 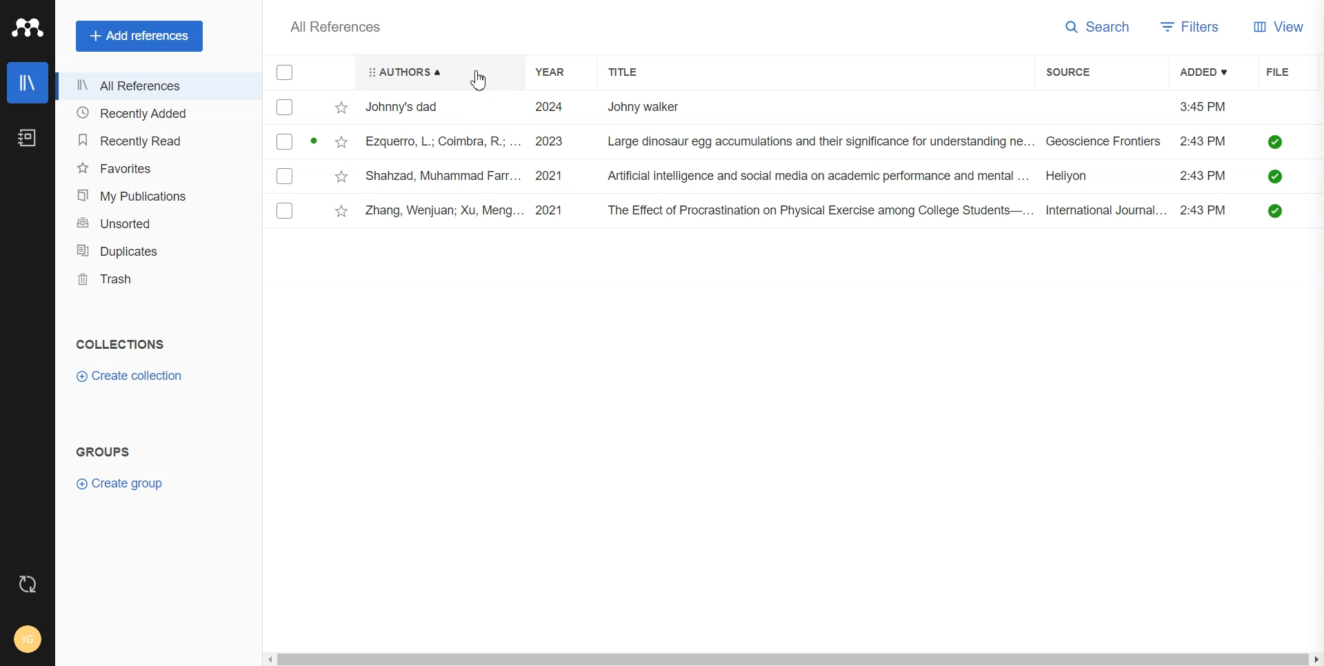 What do you see at coordinates (28, 83) in the screenshot?
I see `Library` at bounding box center [28, 83].